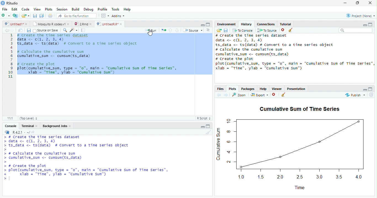 This screenshot has width=377, height=198. What do you see at coordinates (233, 89) in the screenshot?
I see `Plots` at bounding box center [233, 89].